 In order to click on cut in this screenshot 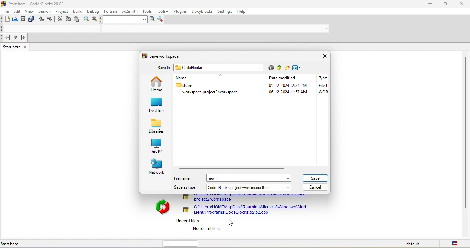, I will do `click(60, 20)`.